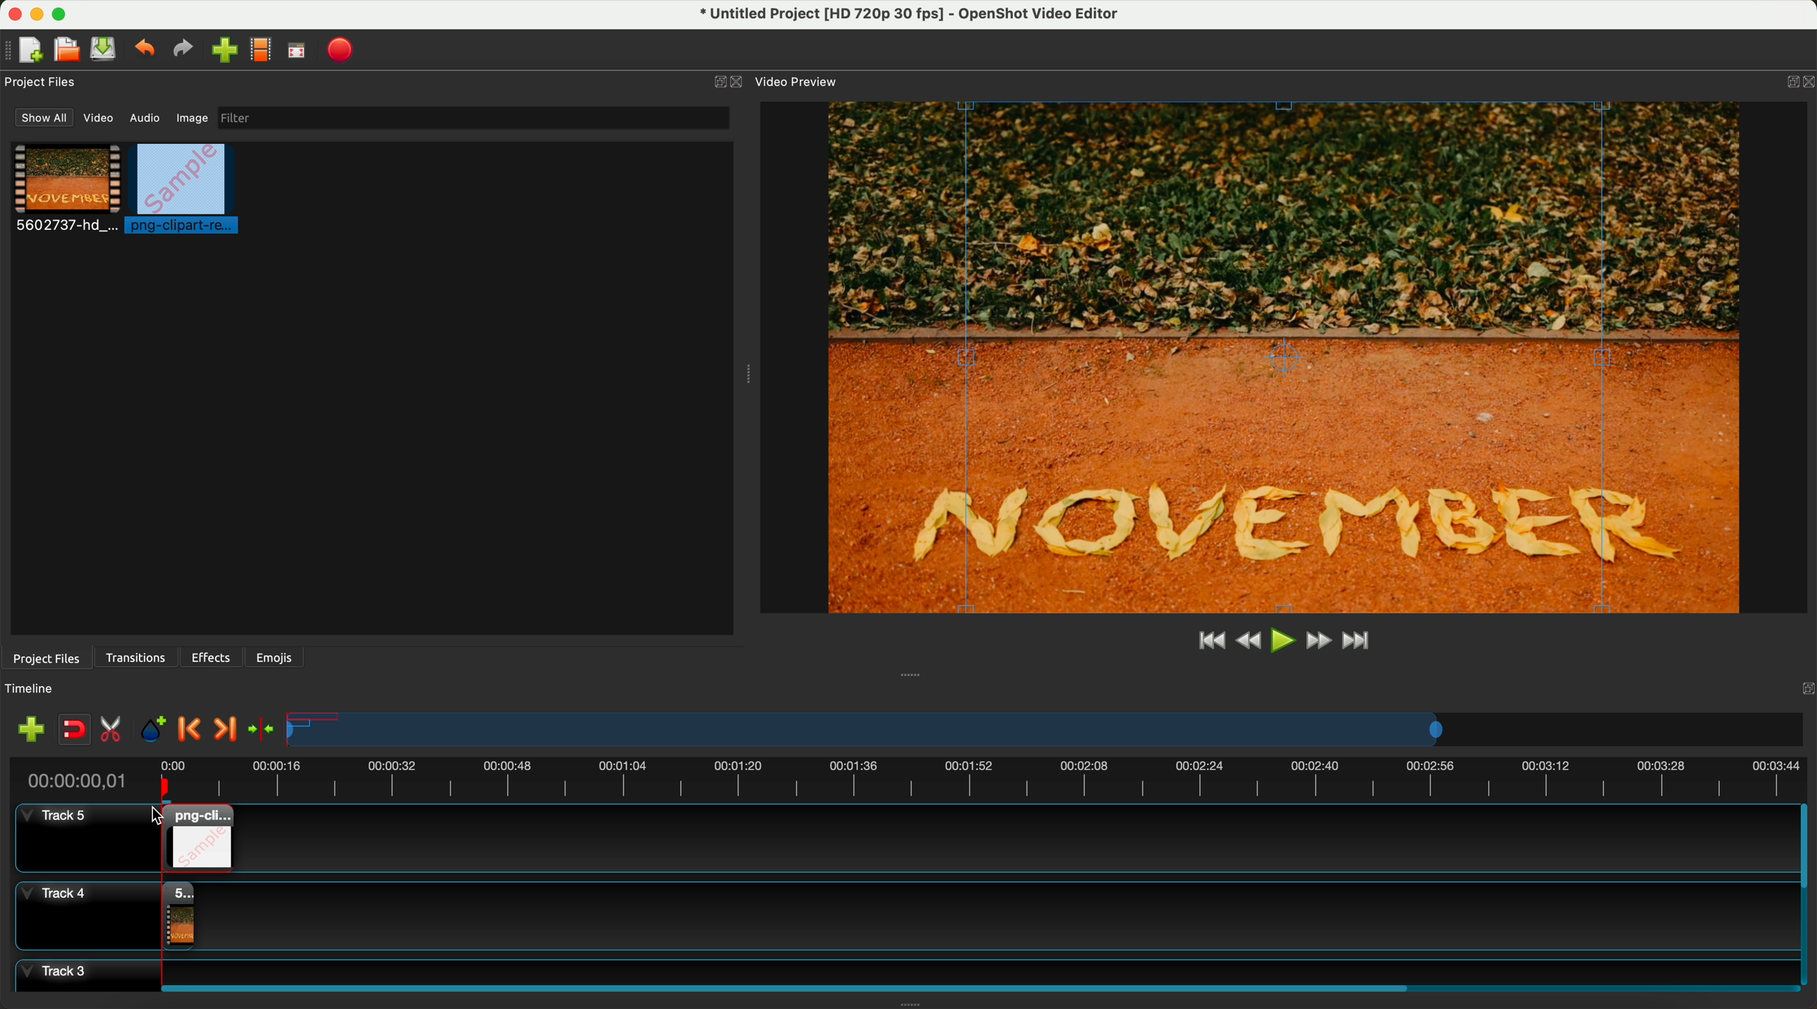  I want to click on add mark, so click(157, 732).